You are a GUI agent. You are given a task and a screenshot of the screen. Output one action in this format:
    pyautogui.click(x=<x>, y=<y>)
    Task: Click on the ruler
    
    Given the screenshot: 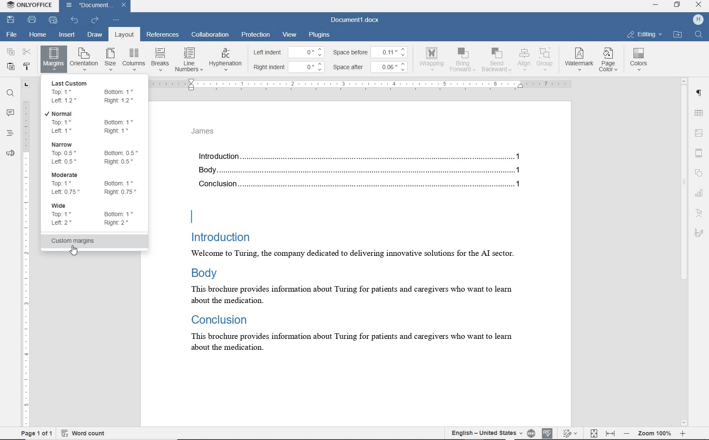 What is the action you would take?
    pyautogui.click(x=26, y=253)
    